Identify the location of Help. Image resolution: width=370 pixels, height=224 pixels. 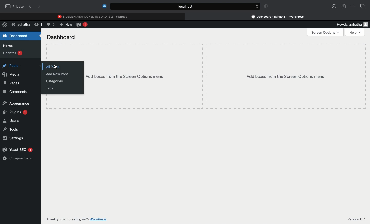
(355, 32).